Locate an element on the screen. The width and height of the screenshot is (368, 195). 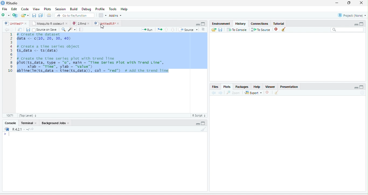
Connections is located at coordinates (260, 23).